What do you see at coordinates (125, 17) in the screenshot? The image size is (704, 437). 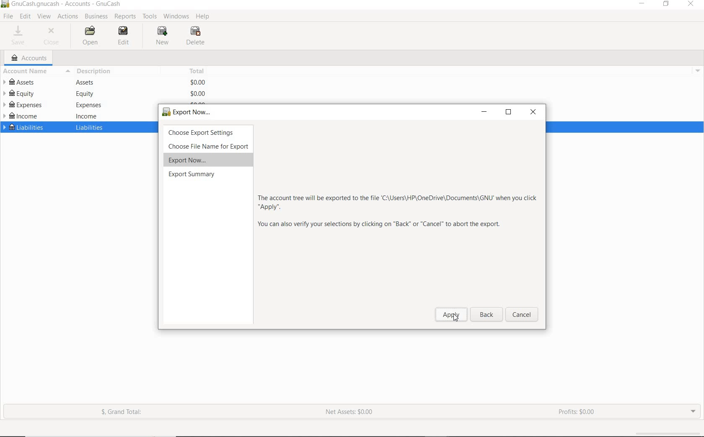 I see `REPORTS` at bounding box center [125, 17].